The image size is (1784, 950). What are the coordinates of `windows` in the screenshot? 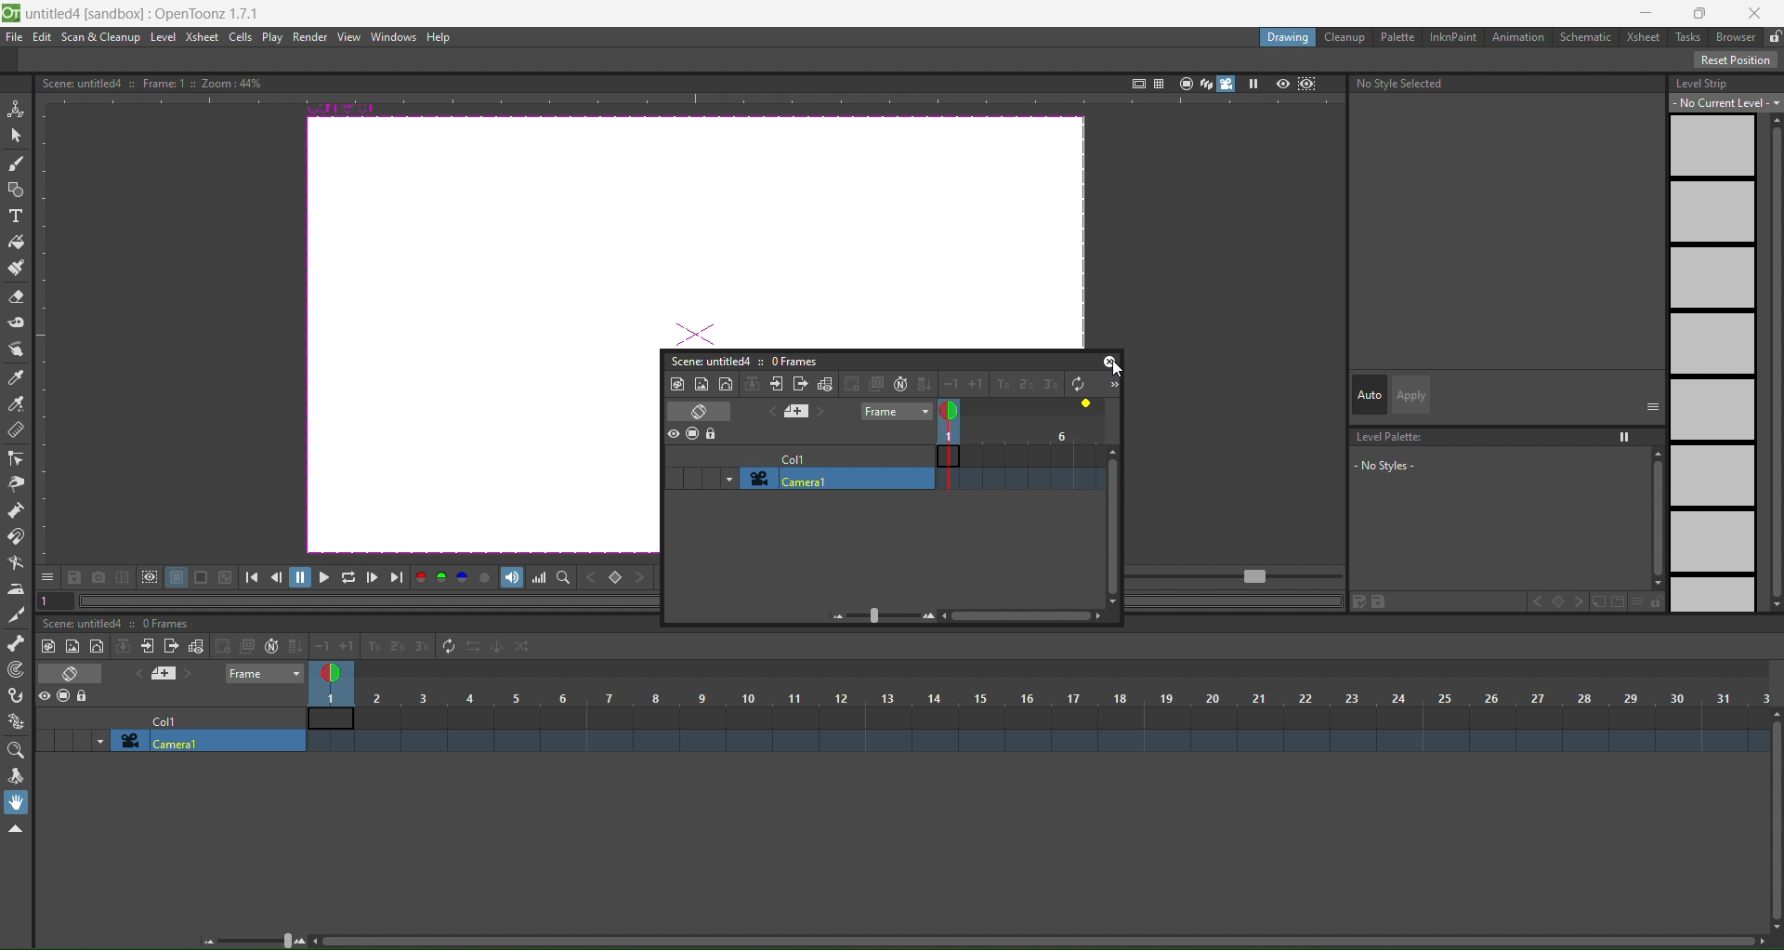 It's located at (389, 37).